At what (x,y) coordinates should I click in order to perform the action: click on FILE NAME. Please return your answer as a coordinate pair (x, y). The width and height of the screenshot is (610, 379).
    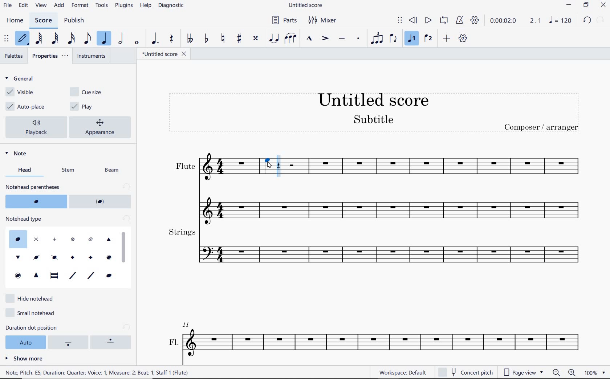
    Looking at the image, I should click on (164, 54).